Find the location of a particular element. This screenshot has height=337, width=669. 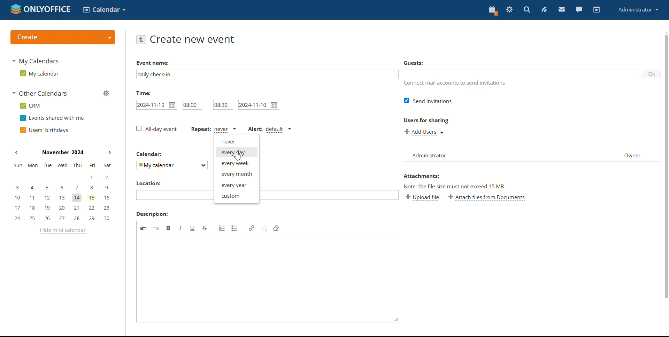

owner is located at coordinates (633, 155).